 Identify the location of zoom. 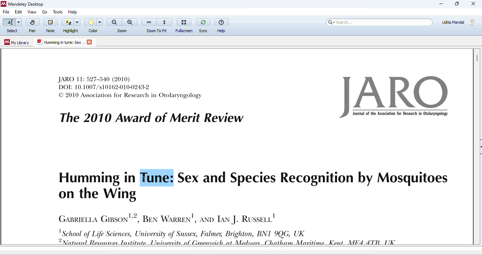
(122, 25).